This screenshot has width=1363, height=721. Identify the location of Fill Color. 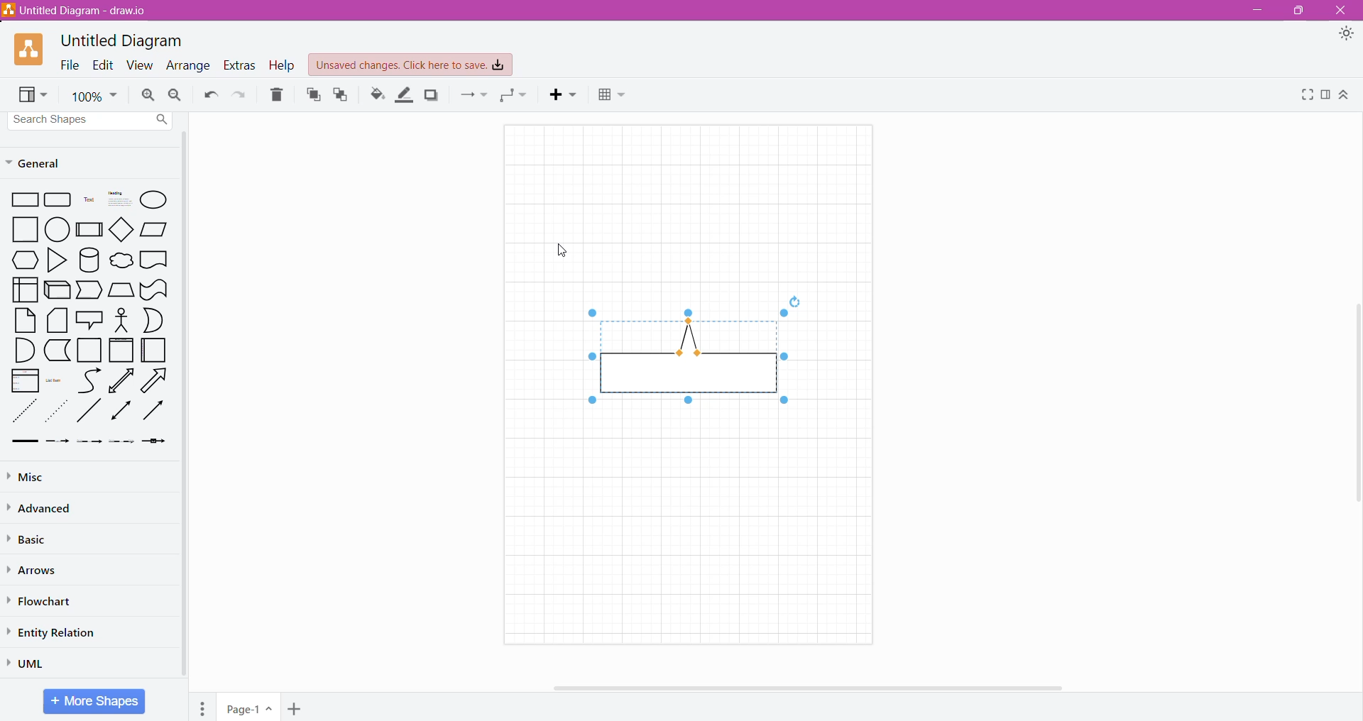
(376, 94).